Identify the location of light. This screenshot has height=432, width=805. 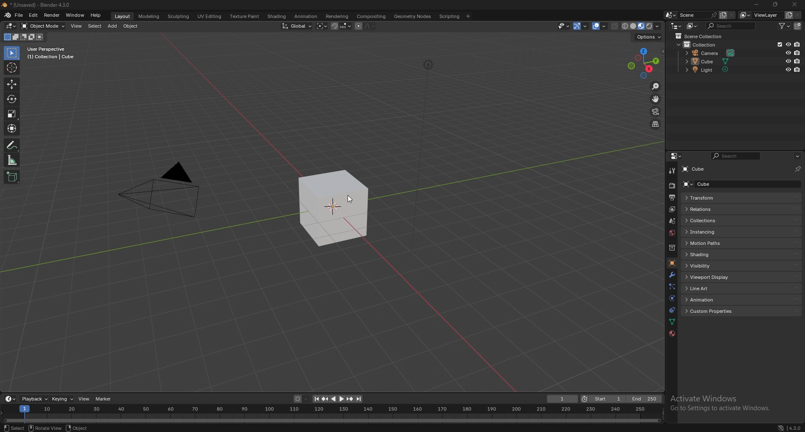
(710, 70).